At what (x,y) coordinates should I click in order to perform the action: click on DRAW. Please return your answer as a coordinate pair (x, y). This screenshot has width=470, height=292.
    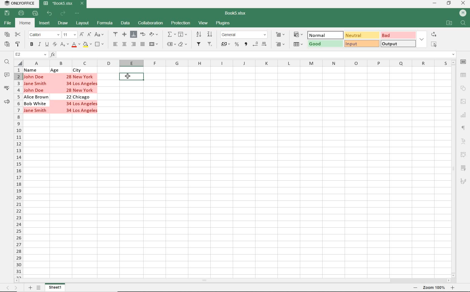
    Looking at the image, I should click on (63, 23).